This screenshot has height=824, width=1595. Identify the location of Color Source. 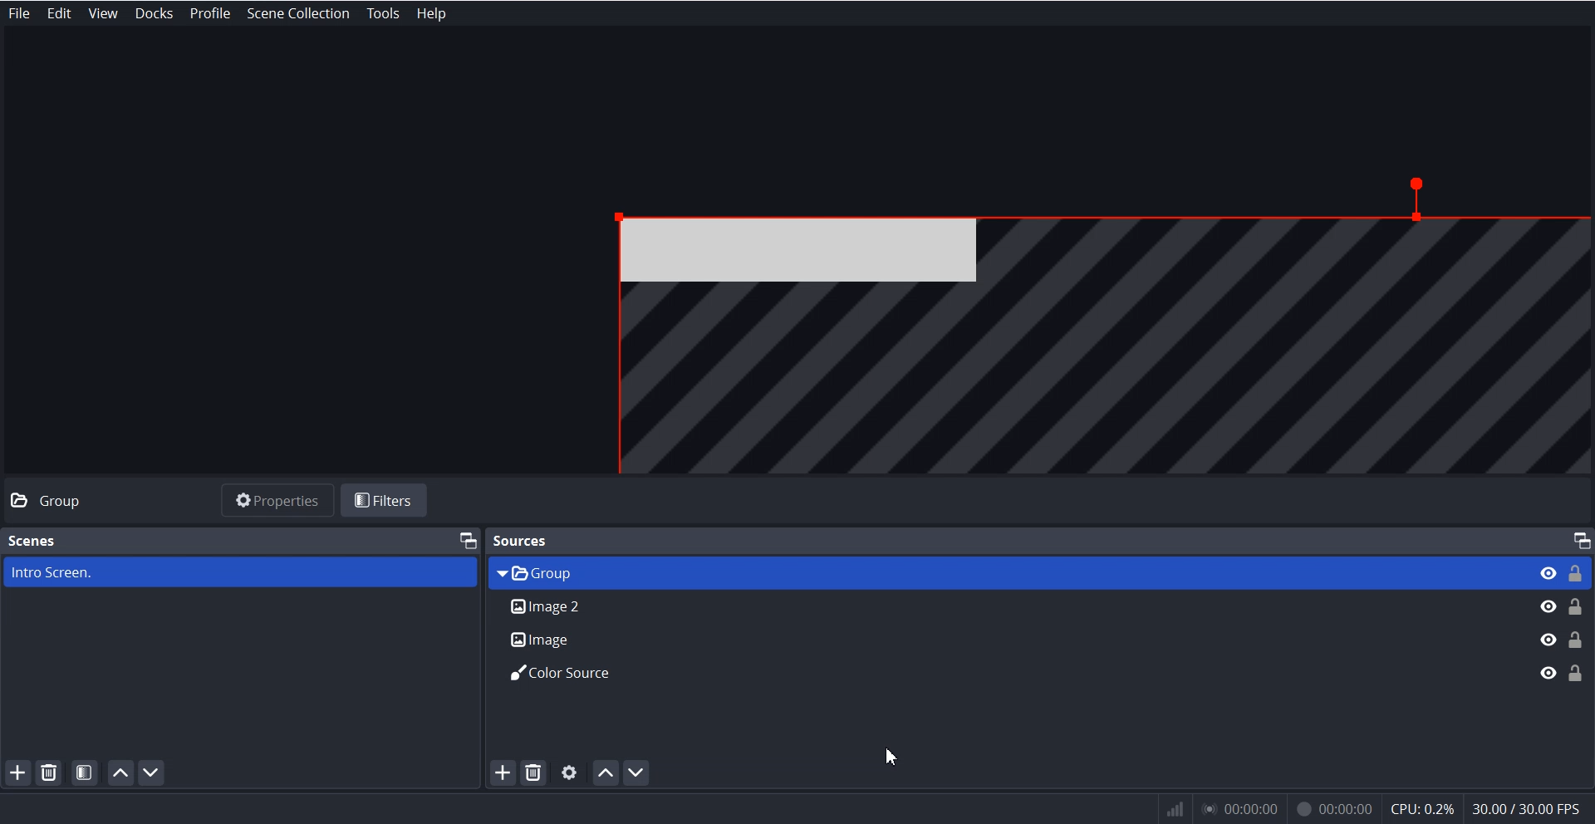
(1007, 673).